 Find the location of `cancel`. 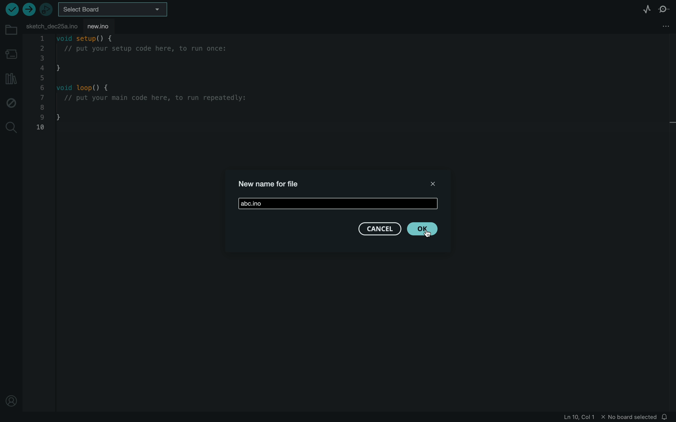

cancel is located at coordinates (379, 230).